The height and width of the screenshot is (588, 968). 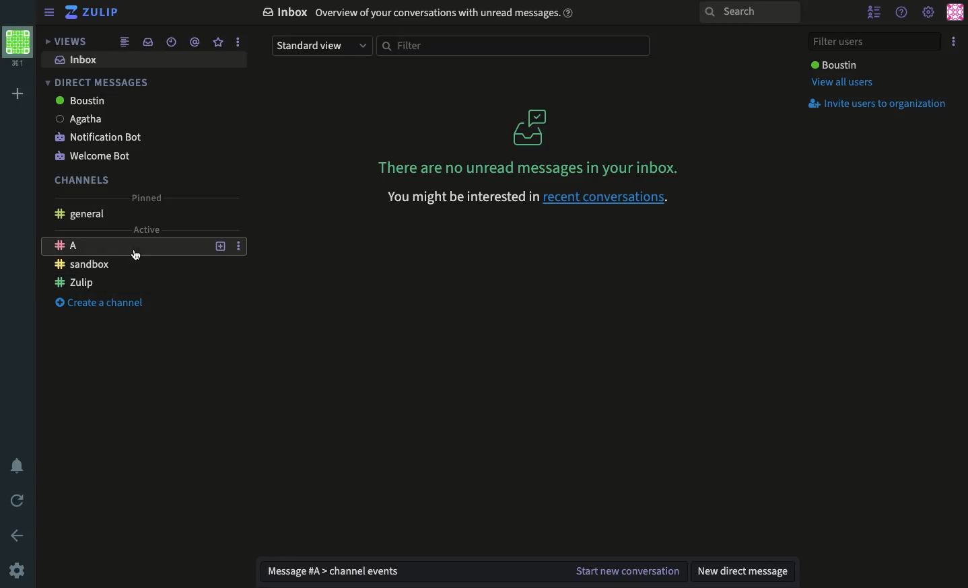 I want to click on agatha, so click(x=82, y=118).